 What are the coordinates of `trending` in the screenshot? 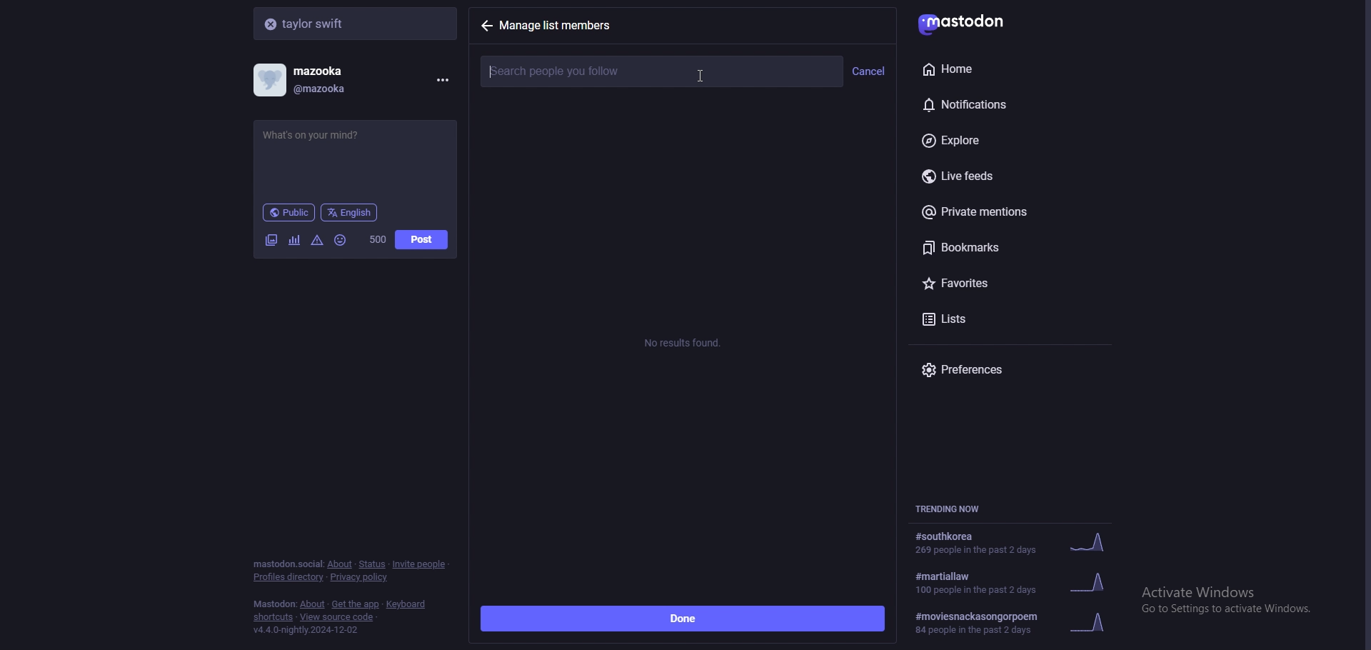 It's located at (1012, 544).